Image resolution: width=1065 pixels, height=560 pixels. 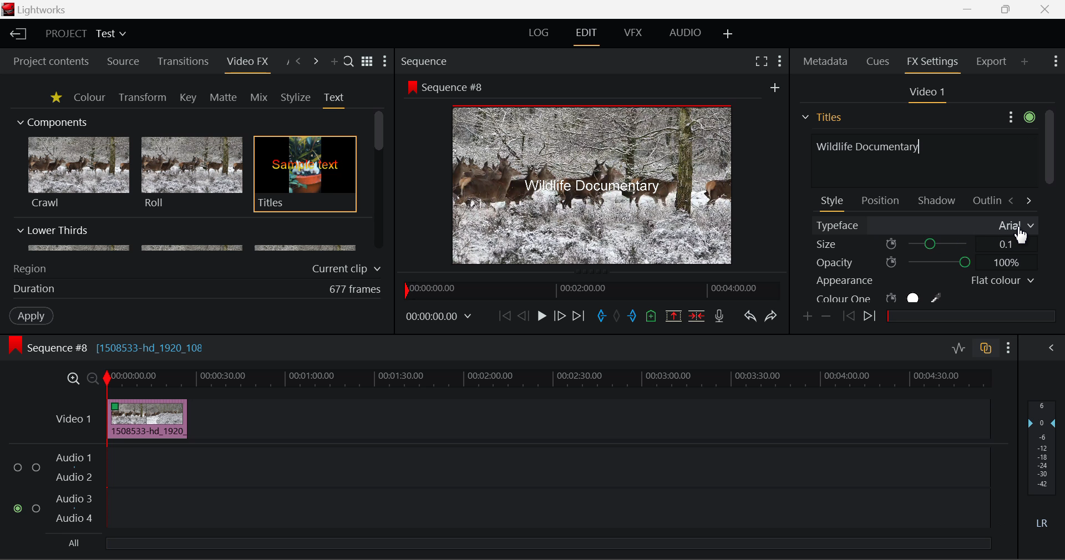 I want to click on Settings, so click(x=1020, y=115).